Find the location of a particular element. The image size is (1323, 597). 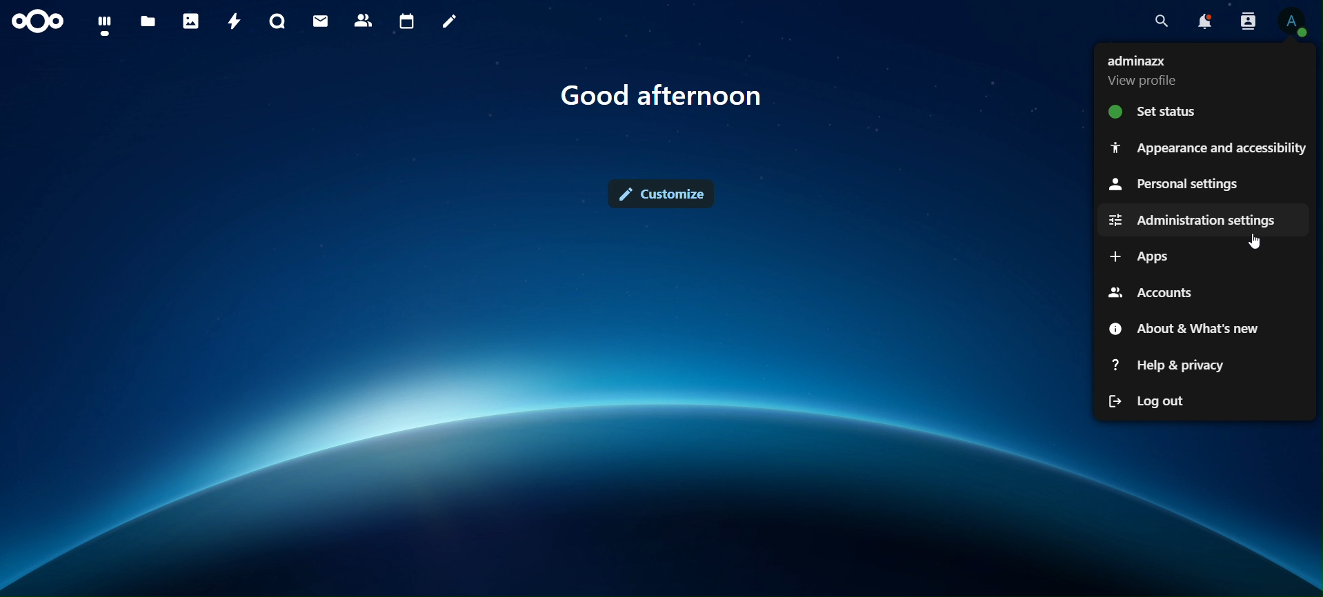

activity is located at coordinates (234, 21).